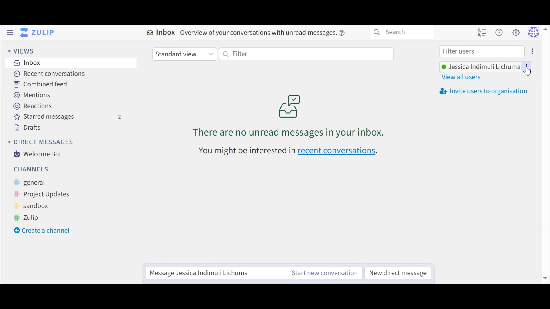 The width and height of the screenshot is (550, 309). What do you see at coordinates (44, 231) in the screenshot?
I see `Create a new Channel` at bounding box center [44, 231].